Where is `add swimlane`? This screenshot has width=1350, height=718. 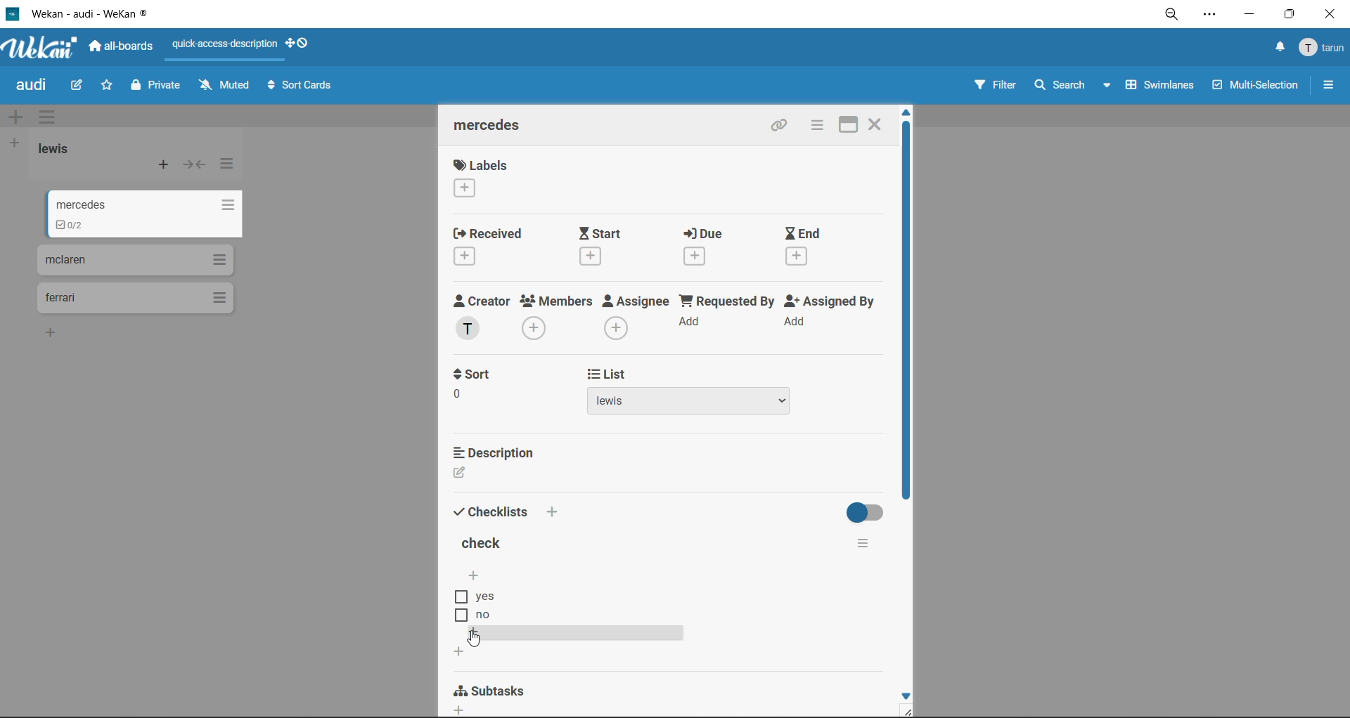 add swimlane is located at coordinates (20, 117).